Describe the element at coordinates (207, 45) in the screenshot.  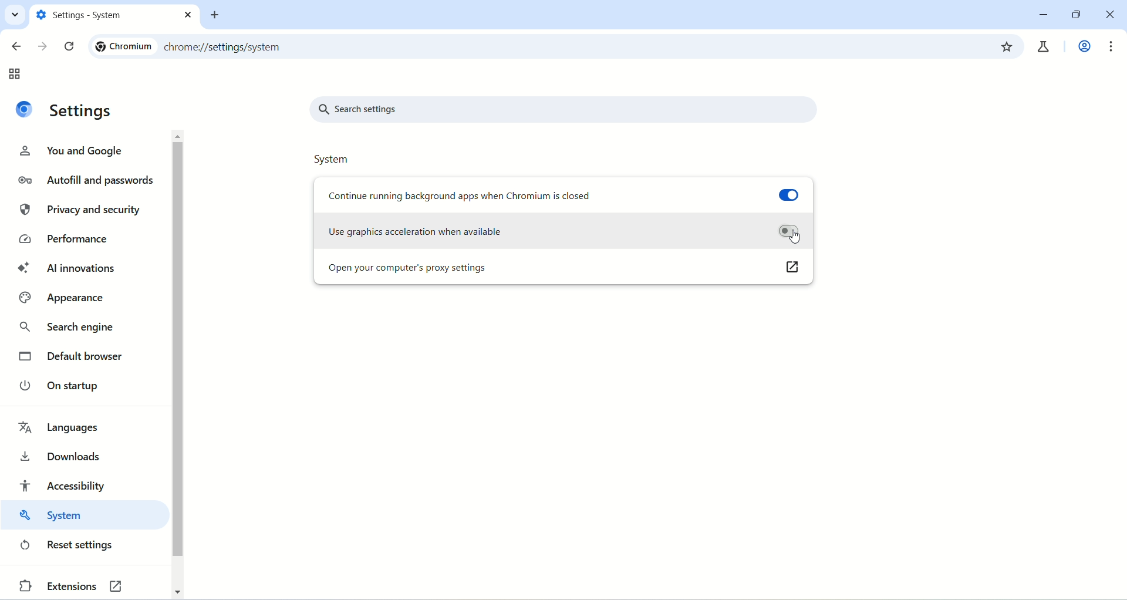
I see `Chromium  chrome://settings/system` at that location.